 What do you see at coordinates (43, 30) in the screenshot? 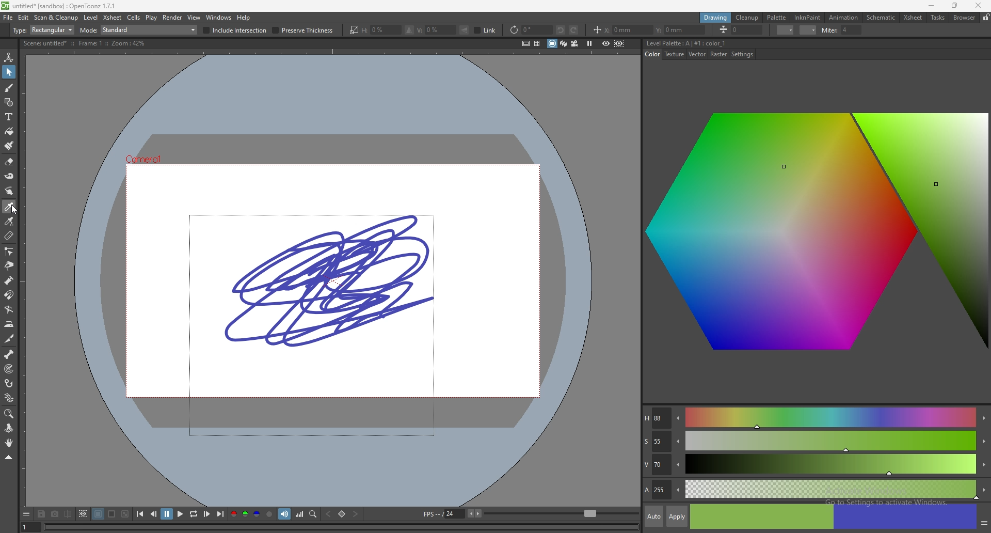
I see `type` at bounding box center [43, 30].